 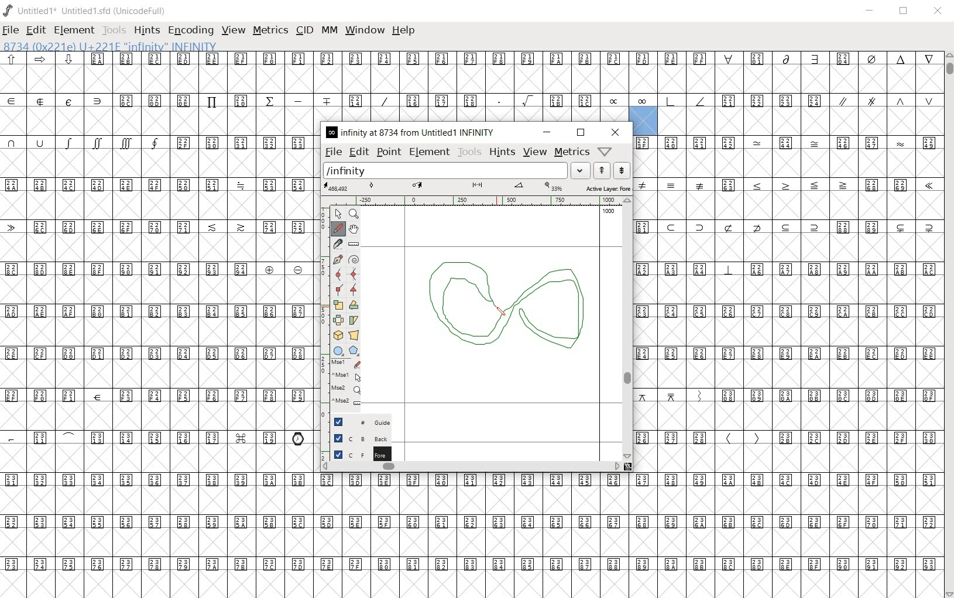 What do you see at coordinates (337, 335) in the screenshot?
I see `rotate the selection in 3D and project back to plane` at bounding box center [337, 335].